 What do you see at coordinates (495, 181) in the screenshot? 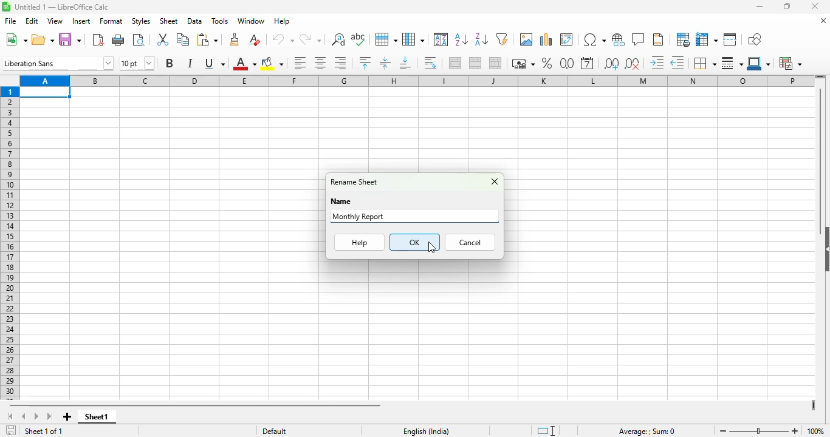
I see `close` at bounding box center [495, 181].